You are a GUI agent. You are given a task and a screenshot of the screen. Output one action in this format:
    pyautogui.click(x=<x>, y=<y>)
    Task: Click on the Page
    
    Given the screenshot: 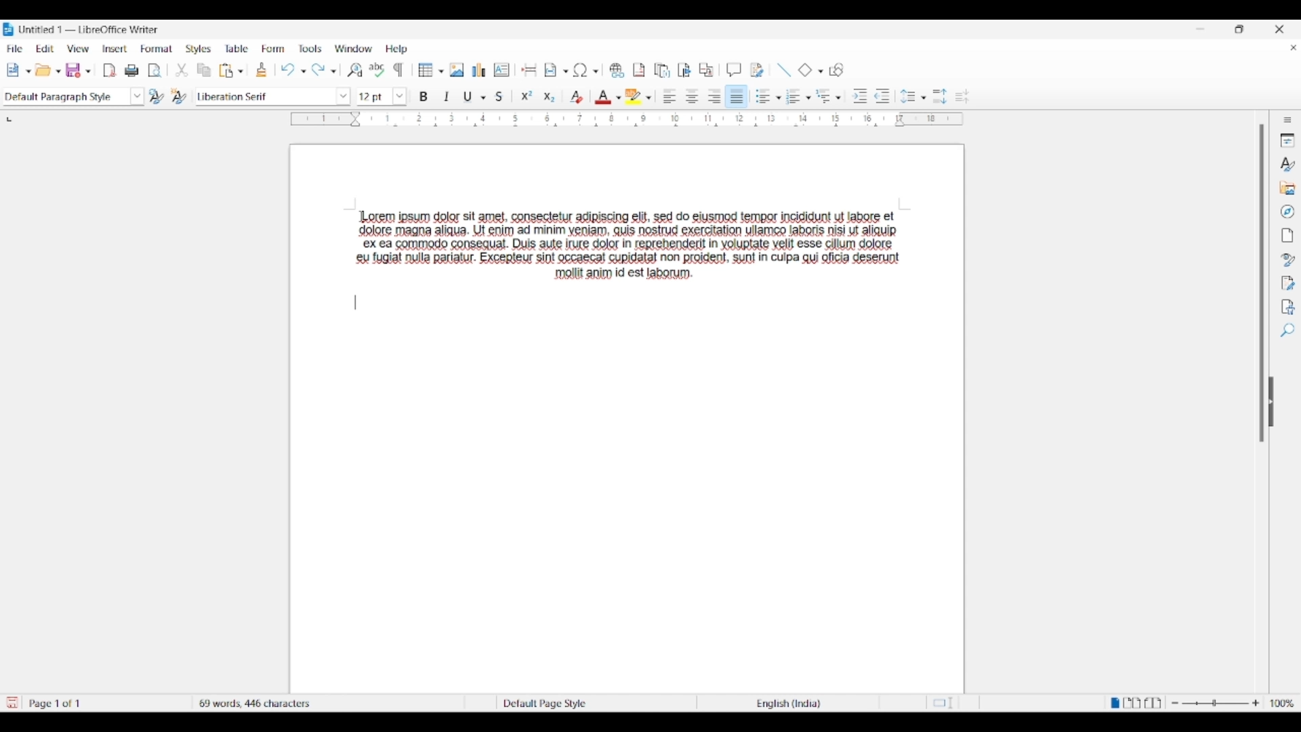 What is the action you would take?
    pyautogui.click(x=1287, y=235)
    